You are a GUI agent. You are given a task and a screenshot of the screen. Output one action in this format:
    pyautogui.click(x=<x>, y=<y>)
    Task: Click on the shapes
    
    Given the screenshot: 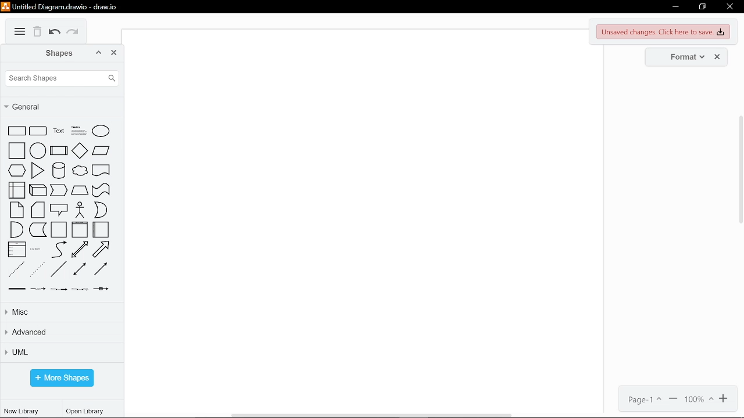 What is the action you would take?
    pyautogui.click(x=53, y=53)
    